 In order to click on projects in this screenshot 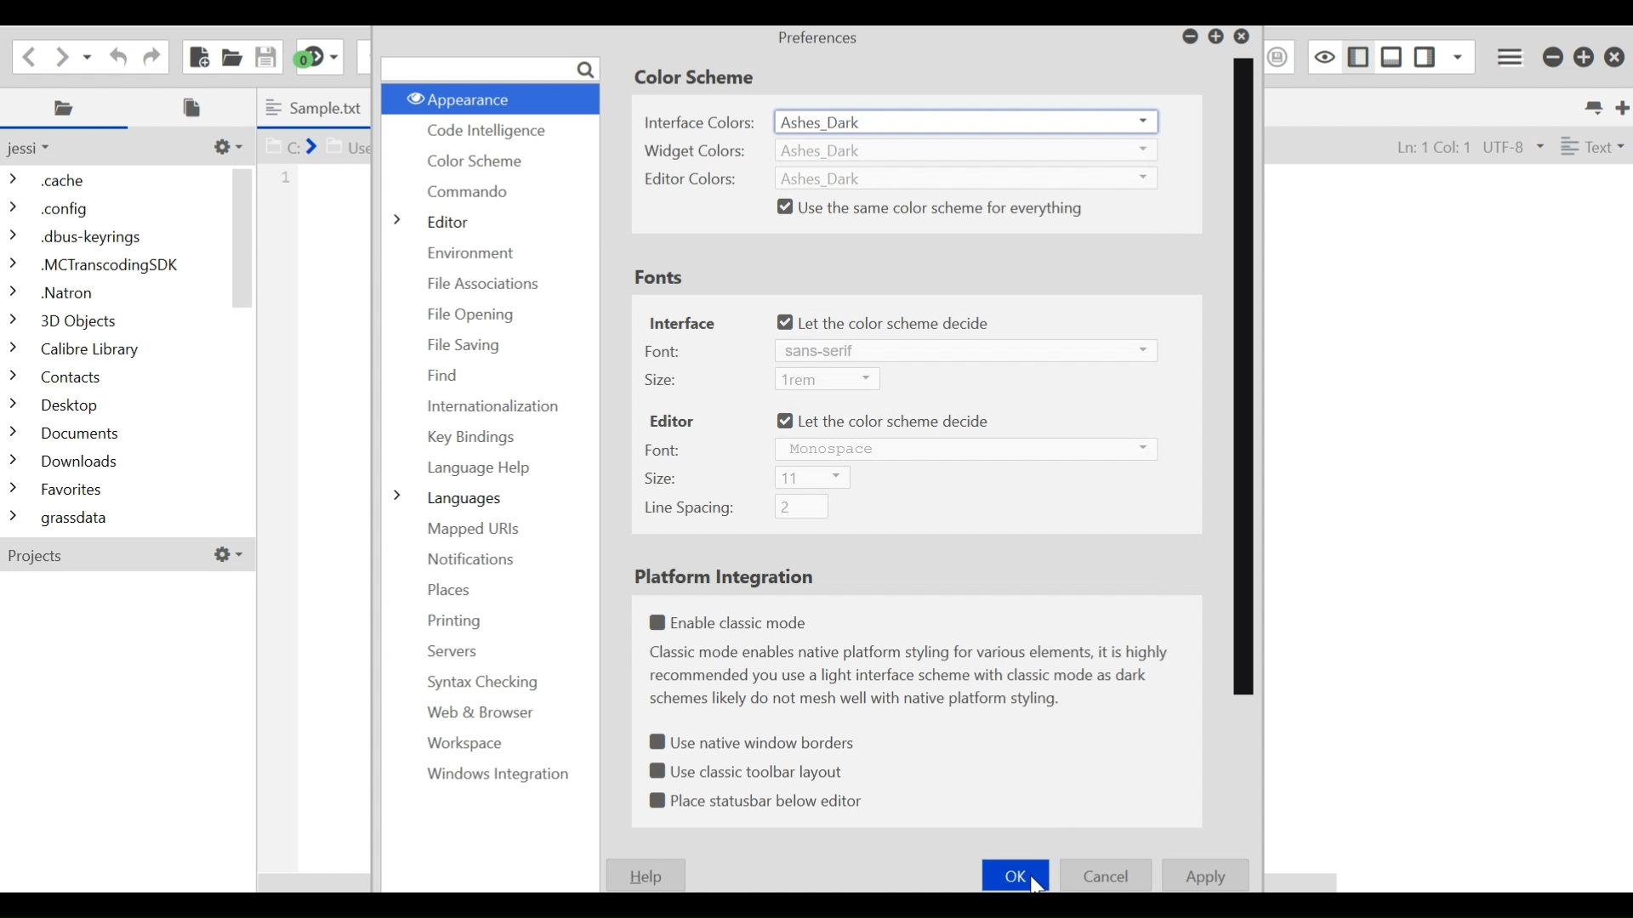, I will do `click(122, 558)`.